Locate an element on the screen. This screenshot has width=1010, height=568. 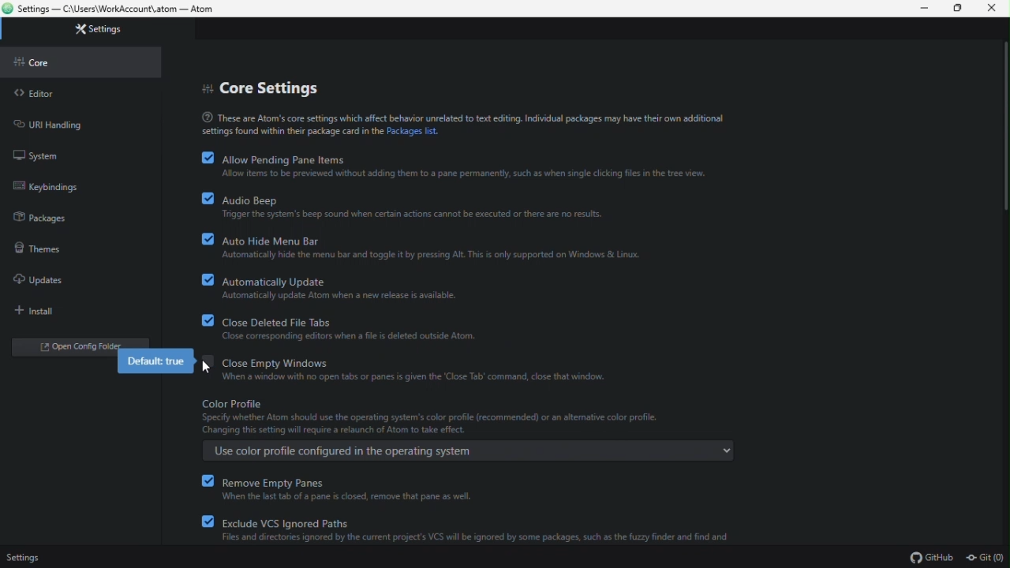
checkbox is located at coordinates (205, 200).